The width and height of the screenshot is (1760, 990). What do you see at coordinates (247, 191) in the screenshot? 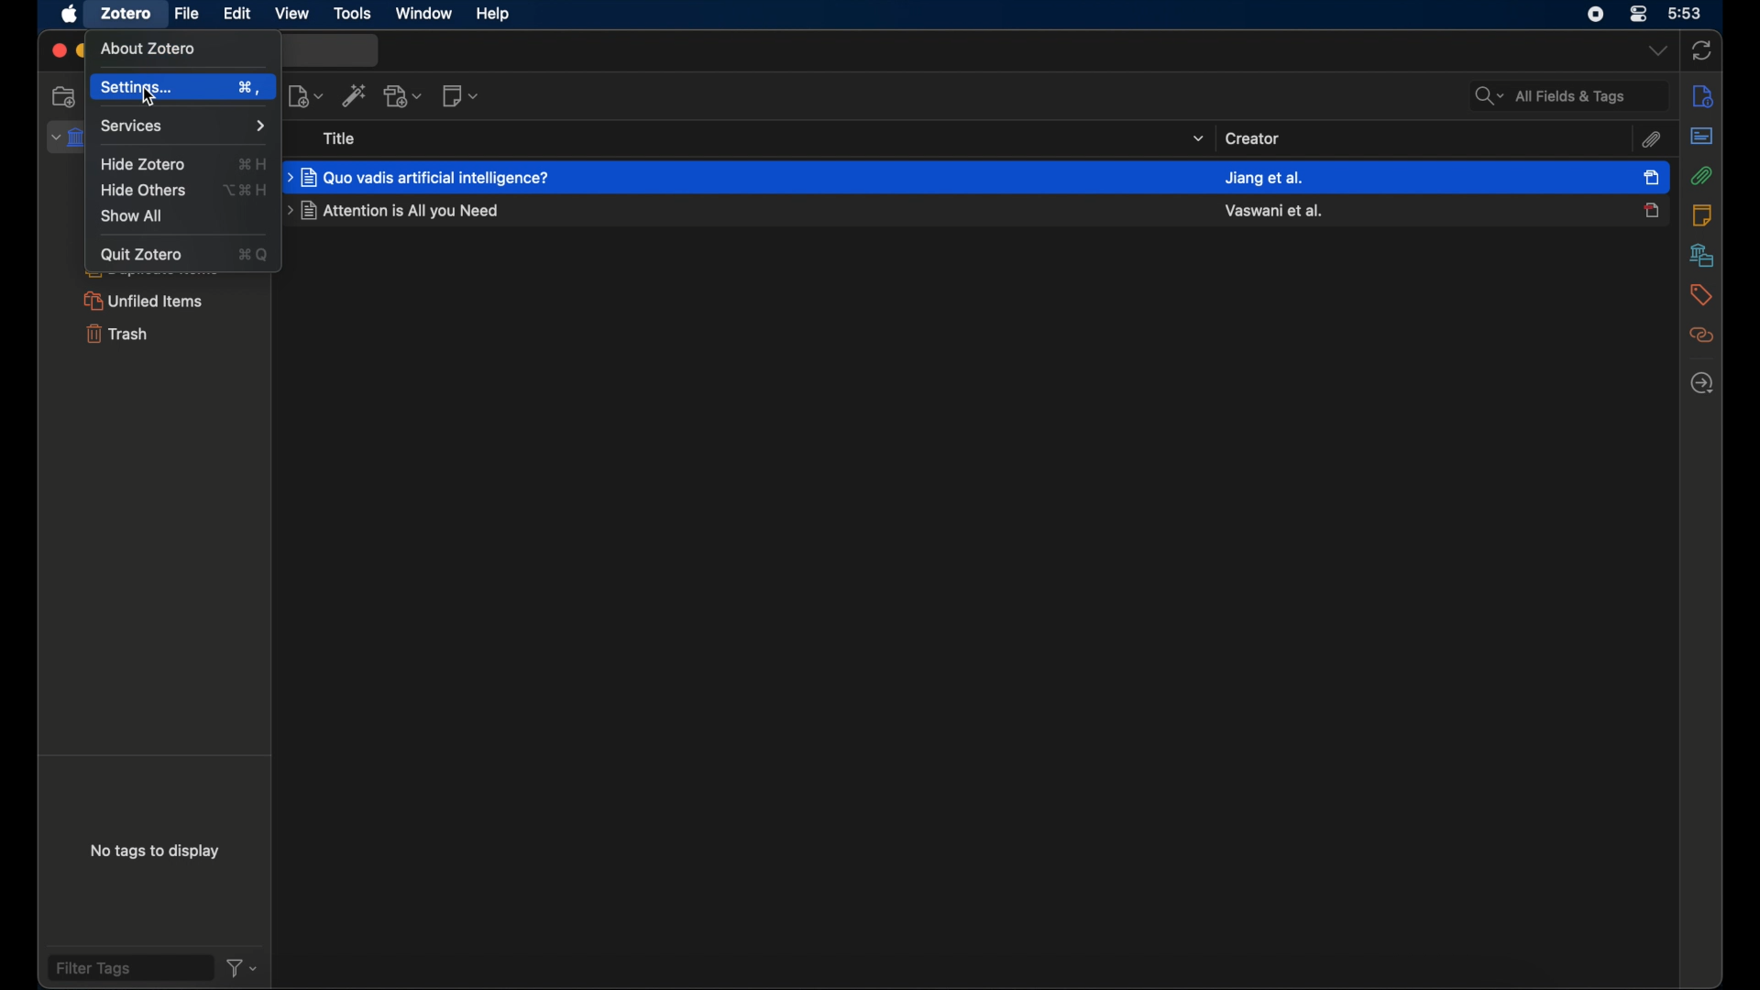
I see `hide others shortcut` at bounding box center [247, 191].